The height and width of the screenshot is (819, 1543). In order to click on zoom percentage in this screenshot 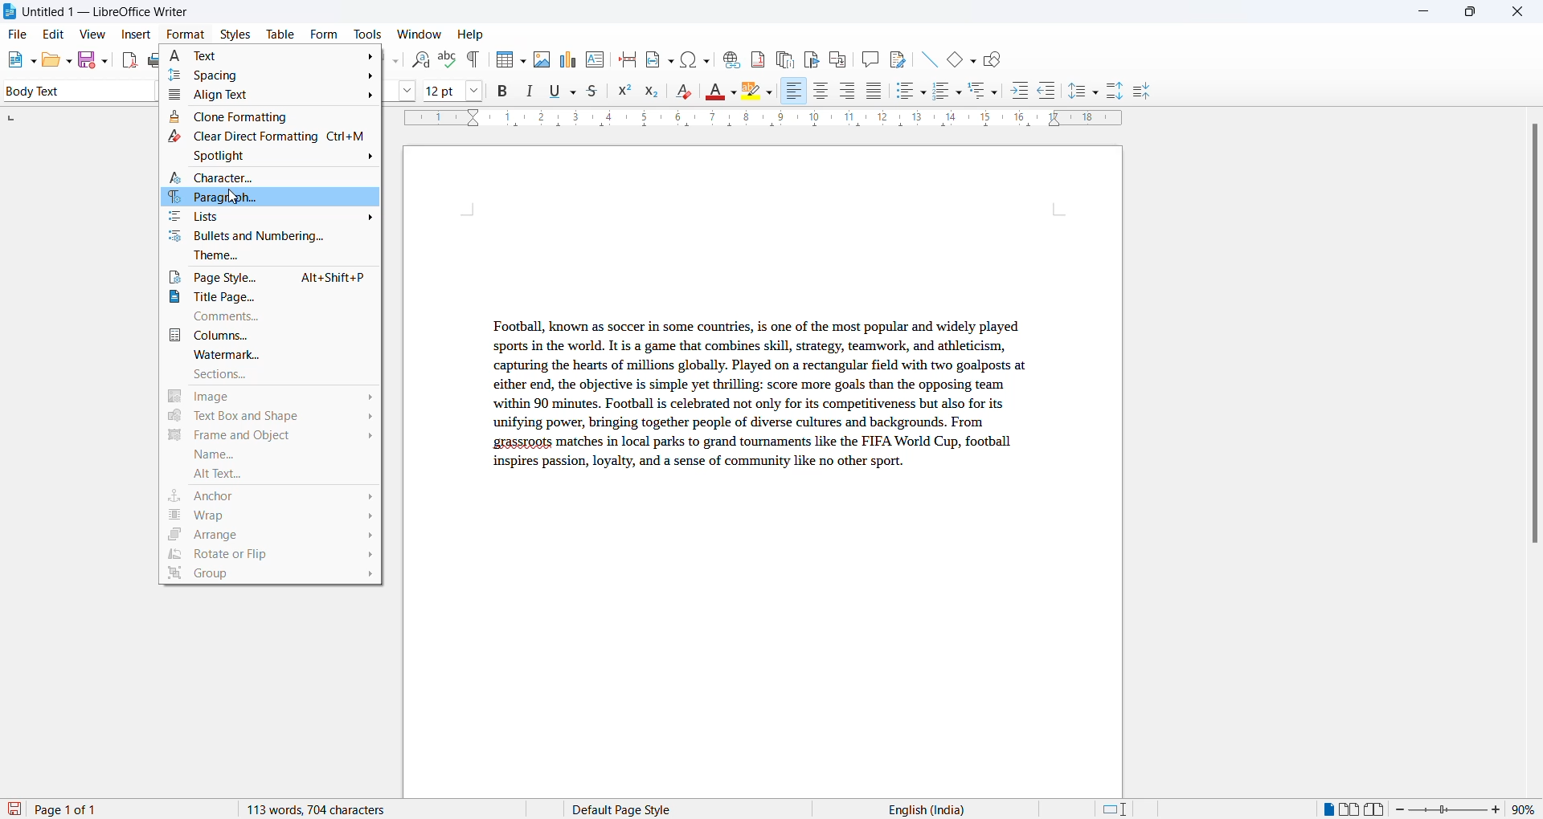, I will do `click(1527, 808)`.